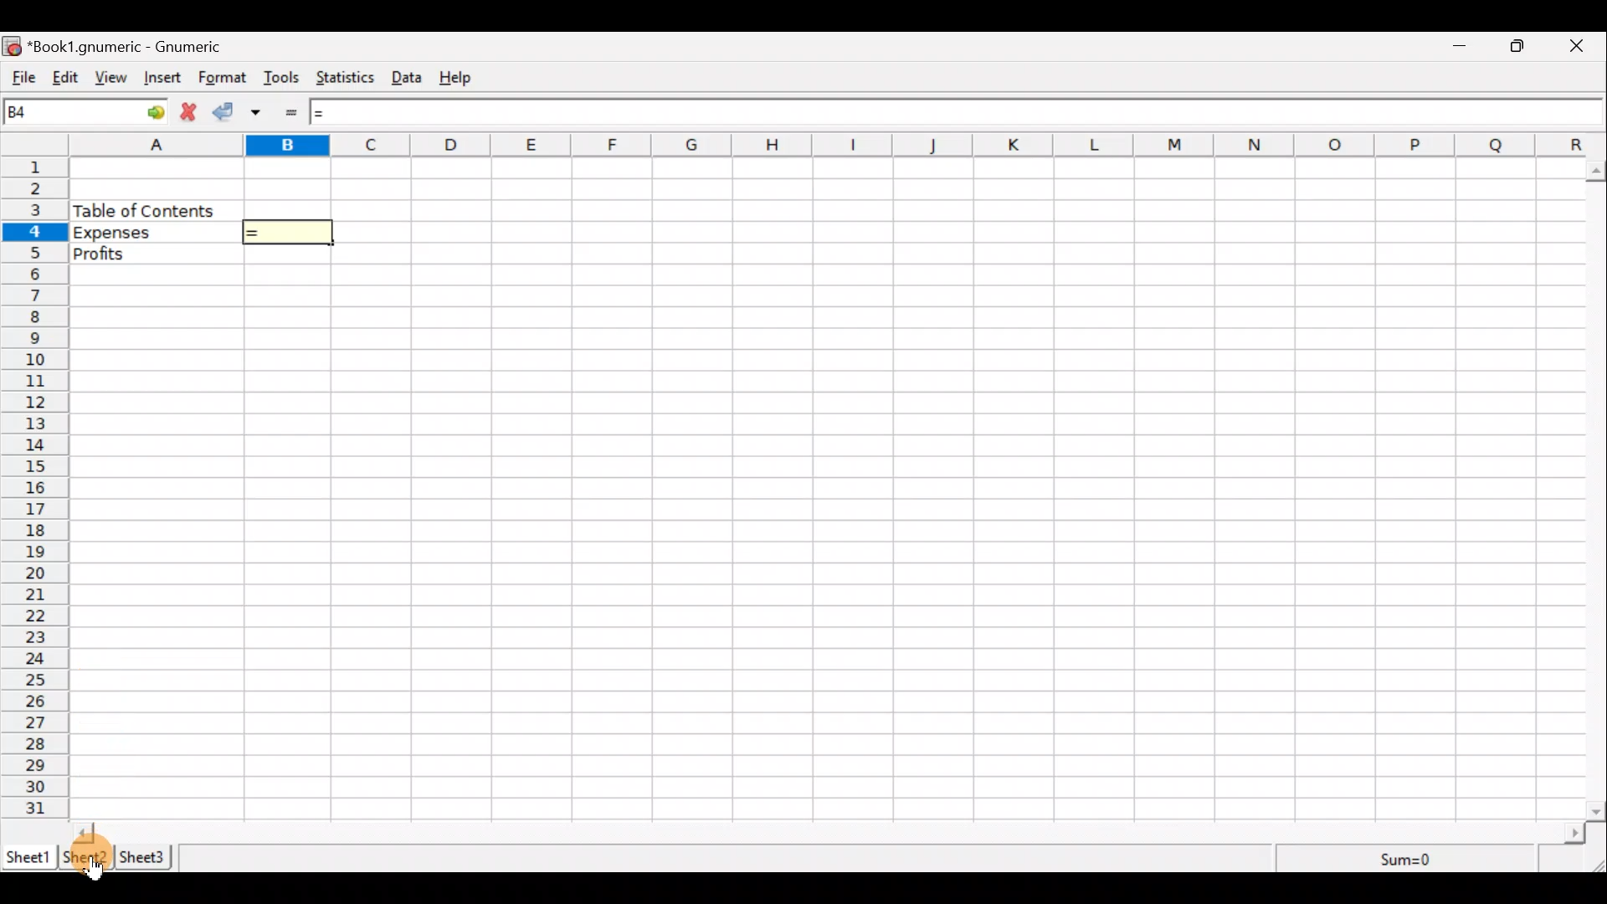 Image resolution: width=1607 pixels, height=904 pixels. What do you see at coordinates (86, 111) in the screenshot?
I see `Cell name` at bounding box center [86, 111].